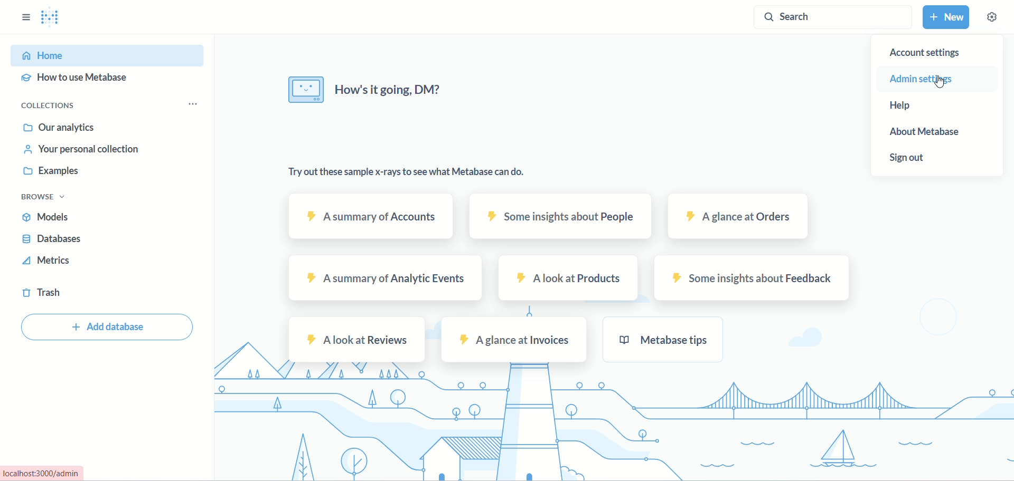 The width and height of the screenshot is (1014, 481). What do you see at coordinates (899, 105) in the screenshot?
I see `help` at bounding box center [899, 105].